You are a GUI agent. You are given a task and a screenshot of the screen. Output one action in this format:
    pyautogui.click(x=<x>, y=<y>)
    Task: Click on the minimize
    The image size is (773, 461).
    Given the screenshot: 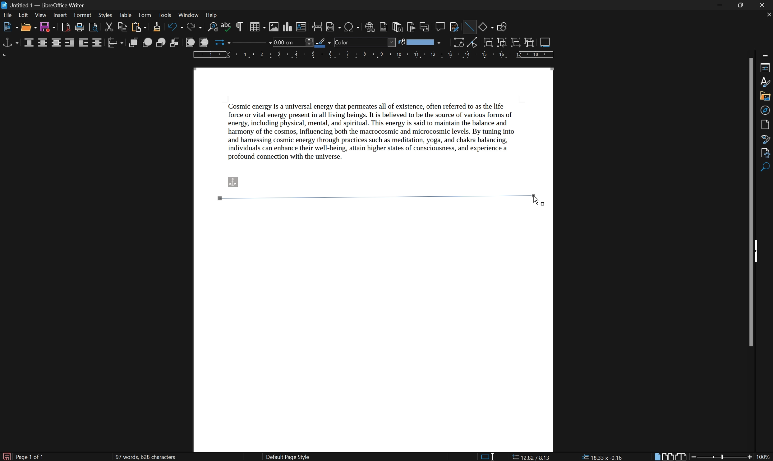 What is the action you would take?
    pyautogui.click(x=721, y=6)
    